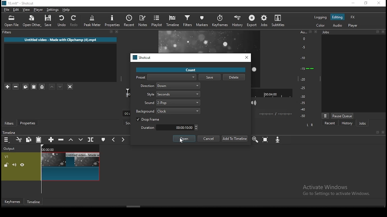  Describe the element at coordinates (90, 139) in the screenshot. I see `split at playhead` at that location.